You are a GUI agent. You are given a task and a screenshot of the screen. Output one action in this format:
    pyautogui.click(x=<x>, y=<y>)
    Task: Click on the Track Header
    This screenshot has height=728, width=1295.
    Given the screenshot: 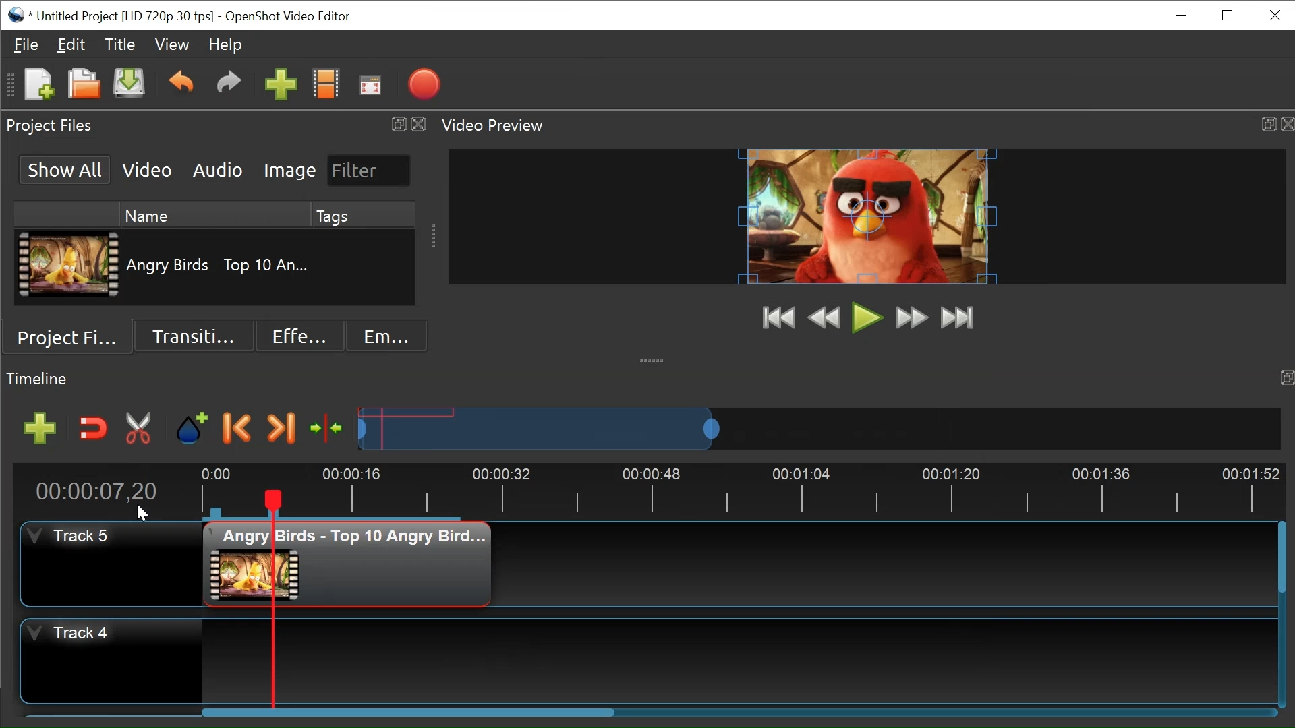 What is the action you would take?
    pyautogui.click(x=86, y=535)
    